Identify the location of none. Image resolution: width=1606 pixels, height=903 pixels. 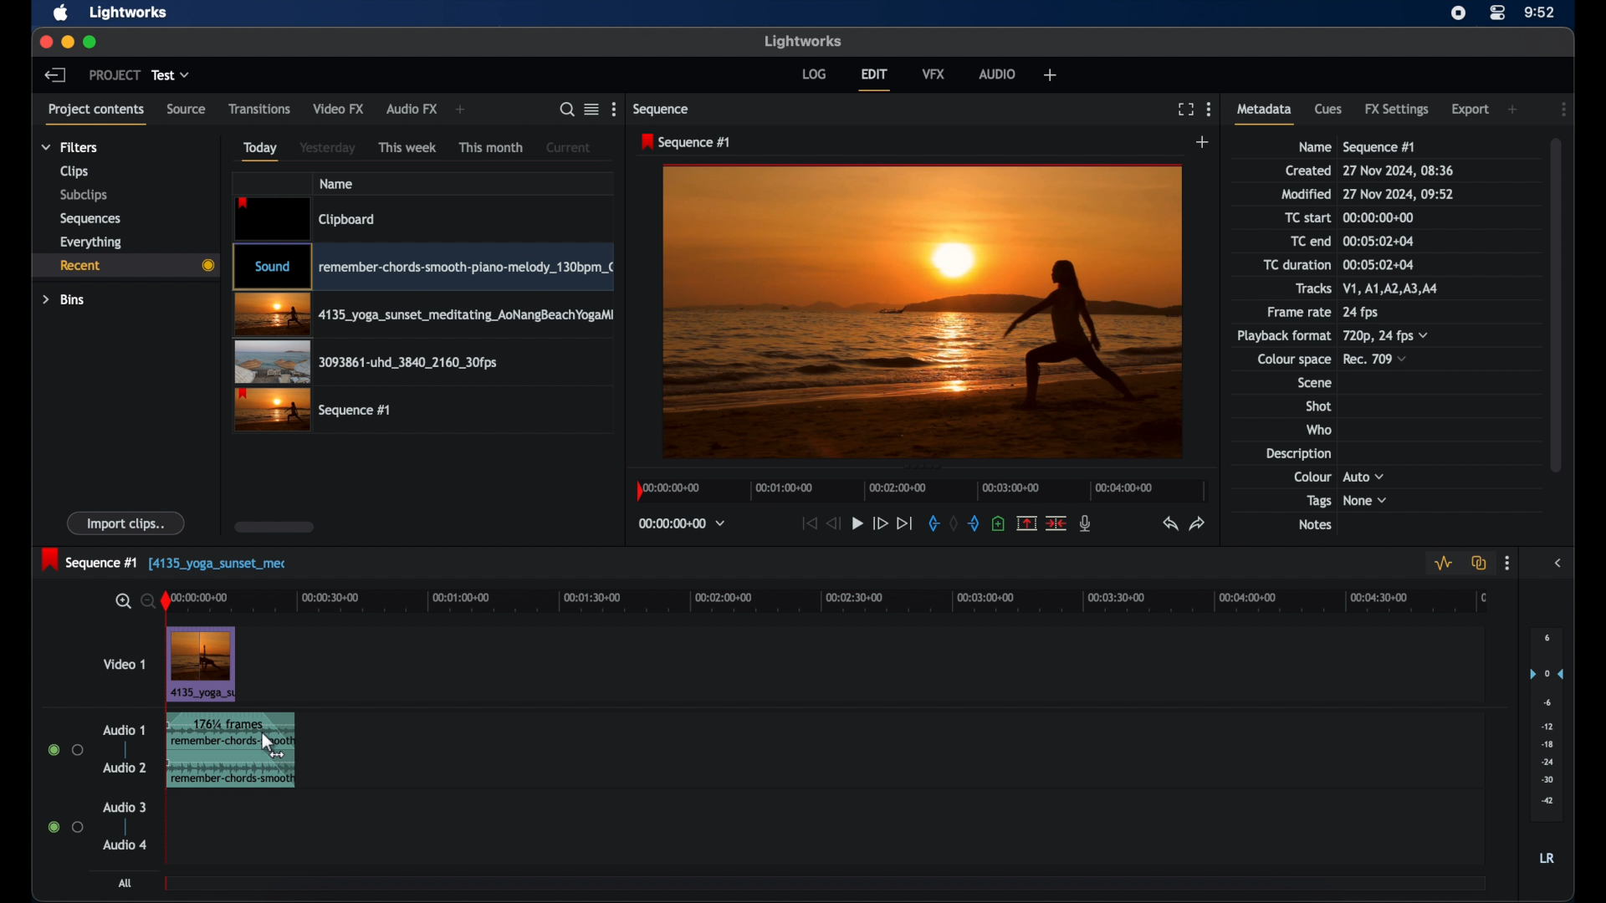
(1366, 501).